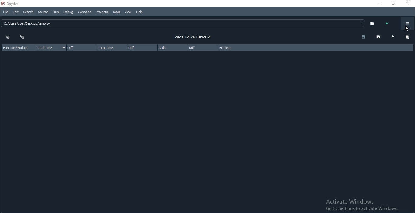 This screenshot has height=213, width=415. Describe the element at coordinates (407, 29) in the screenshot. I see `cursor on options` at that location.